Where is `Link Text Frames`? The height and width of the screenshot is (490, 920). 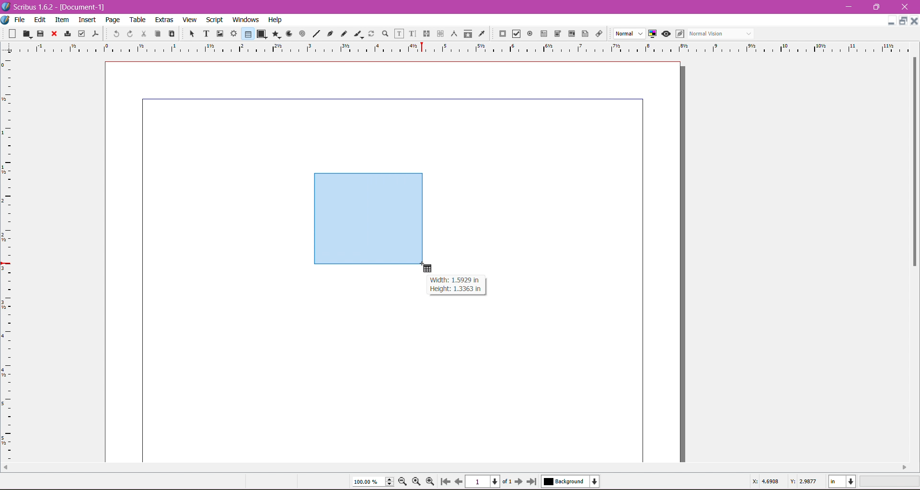
Link Text Frames is located at coordinates (425, 34).